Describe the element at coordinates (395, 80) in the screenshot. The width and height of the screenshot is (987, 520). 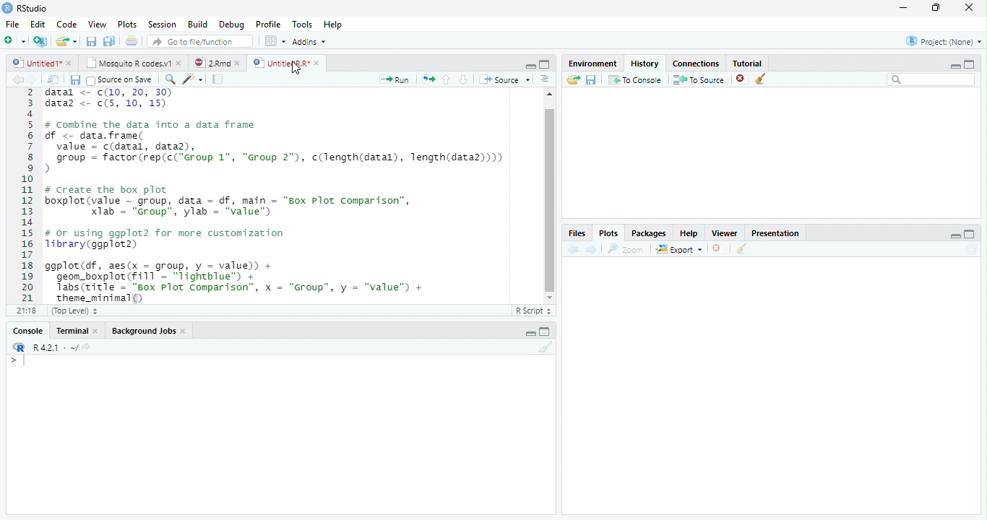
I see `Run` at that location.